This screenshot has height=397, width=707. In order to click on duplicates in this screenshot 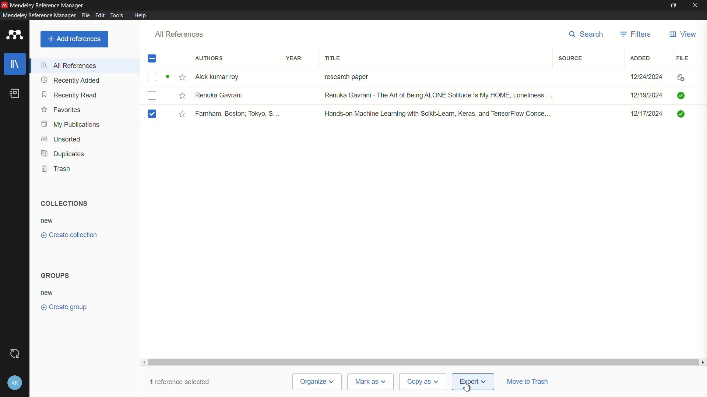, I will do `click(64, 154)`.